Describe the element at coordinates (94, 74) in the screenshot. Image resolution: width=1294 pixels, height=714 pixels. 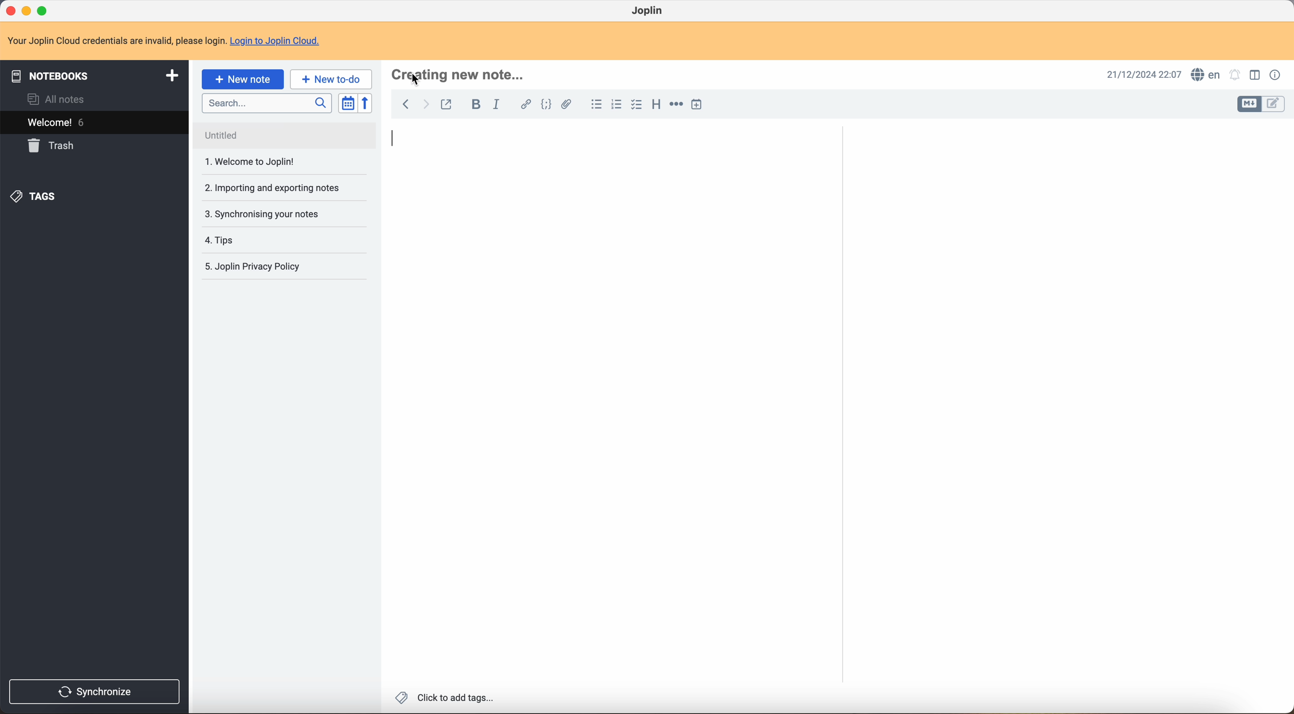
I see `notebooks` at that location.